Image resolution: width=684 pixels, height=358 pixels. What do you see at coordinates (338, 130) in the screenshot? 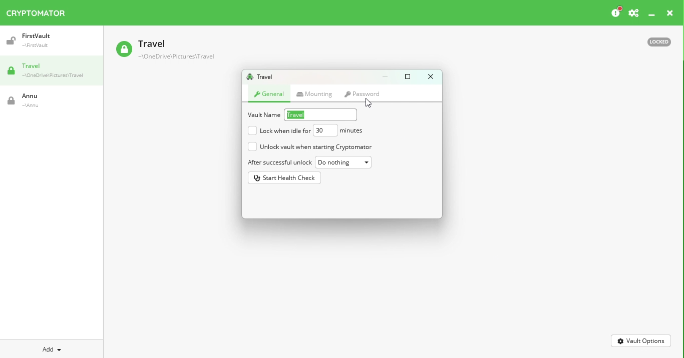
I see `Duration` at bounding box center [338, 130].